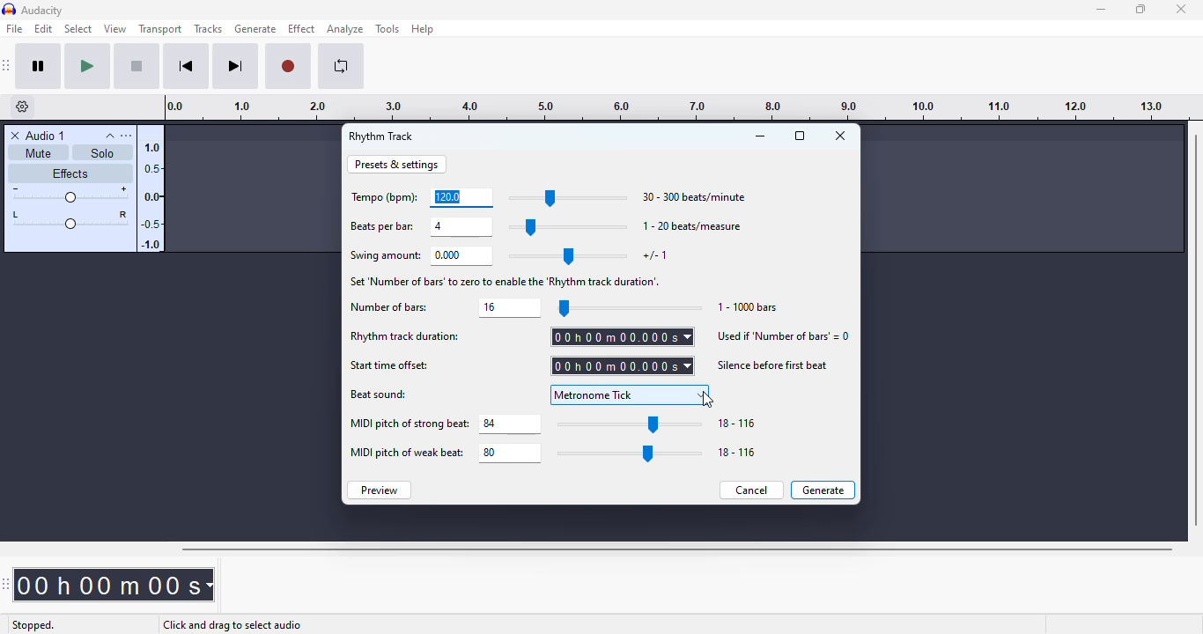  What do you see at coordinates (840, 135) in the screenshot?
I see `close` at bounding box center [840, 135].